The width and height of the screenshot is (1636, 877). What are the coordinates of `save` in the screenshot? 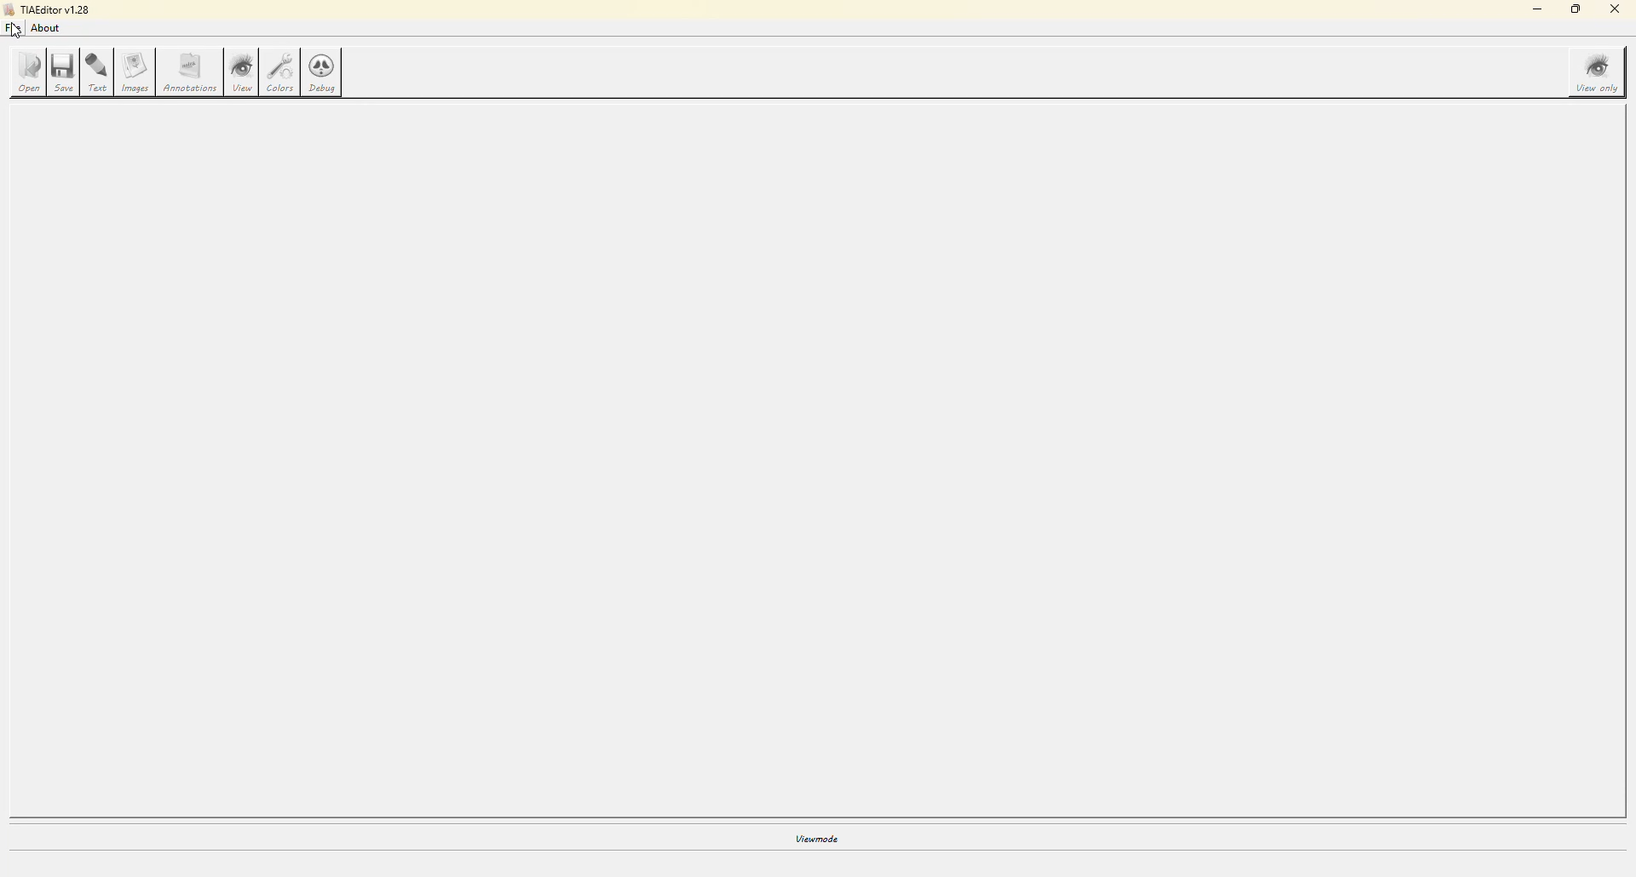 It's located at (64, 72).